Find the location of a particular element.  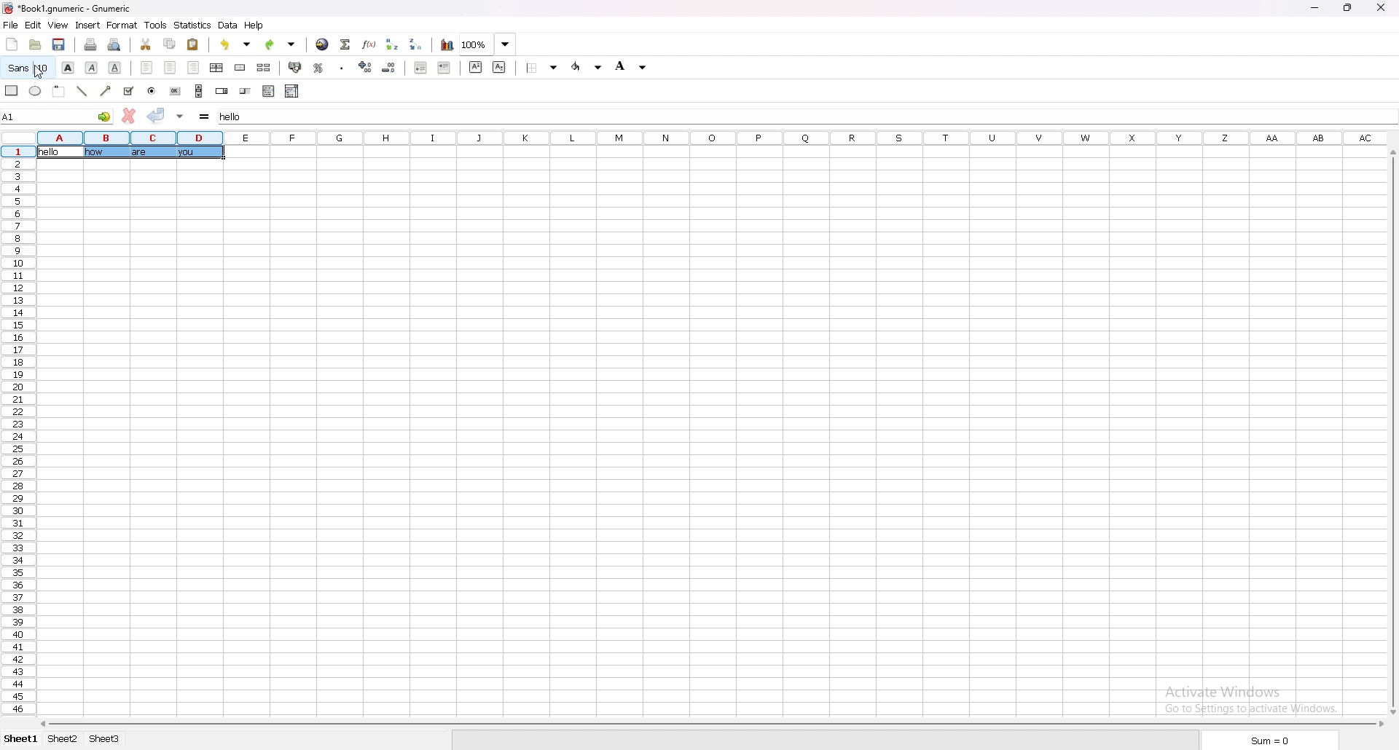

selected cell input is located at coordinates (240, 116).